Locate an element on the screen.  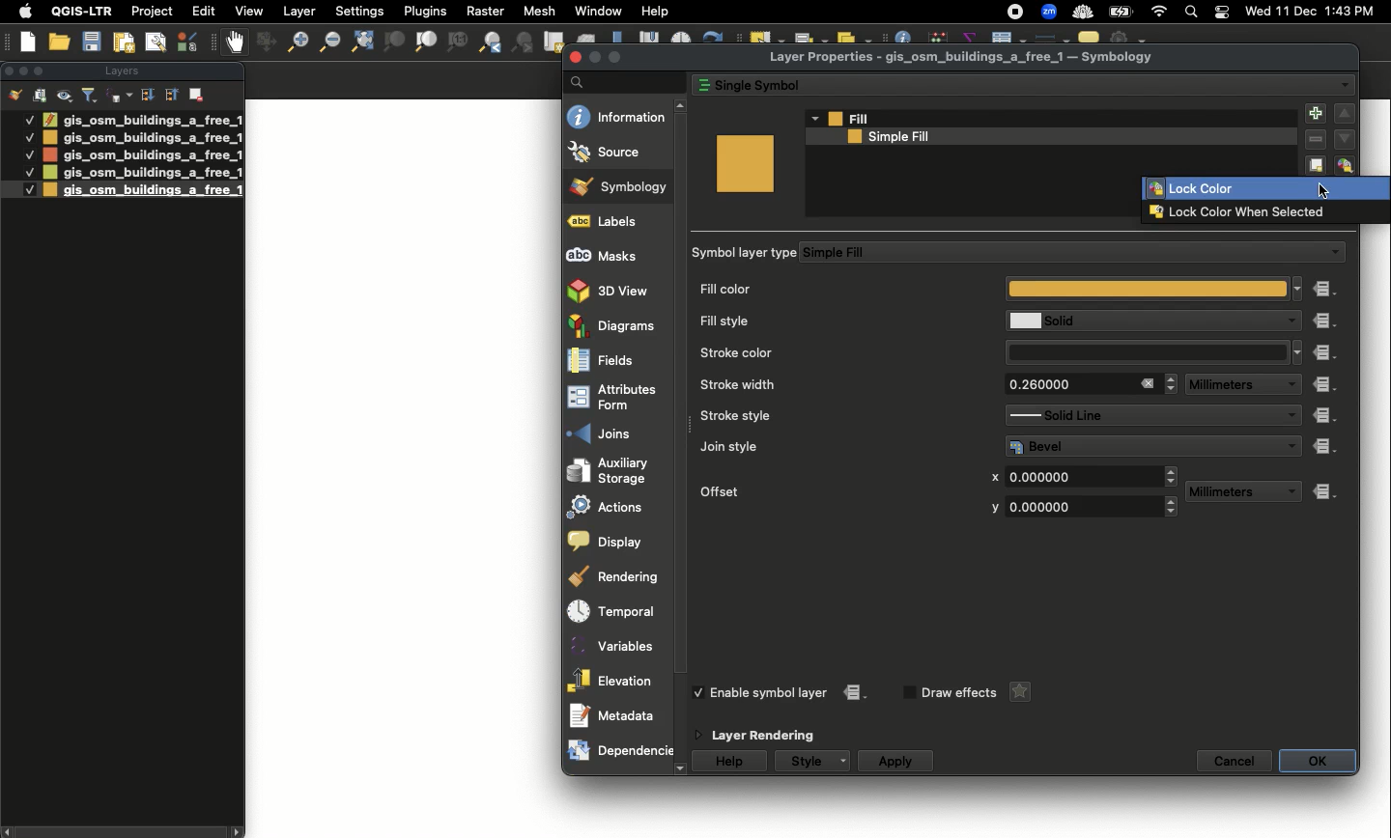
Checked is located at coordinates (27, 172).